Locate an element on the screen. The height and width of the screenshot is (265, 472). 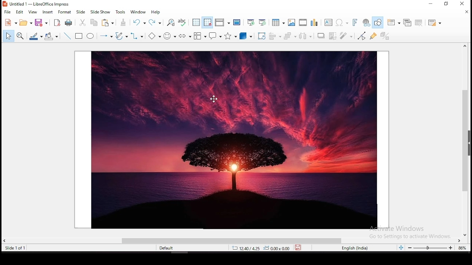
 slide layout is located at coordinates (434, 23).